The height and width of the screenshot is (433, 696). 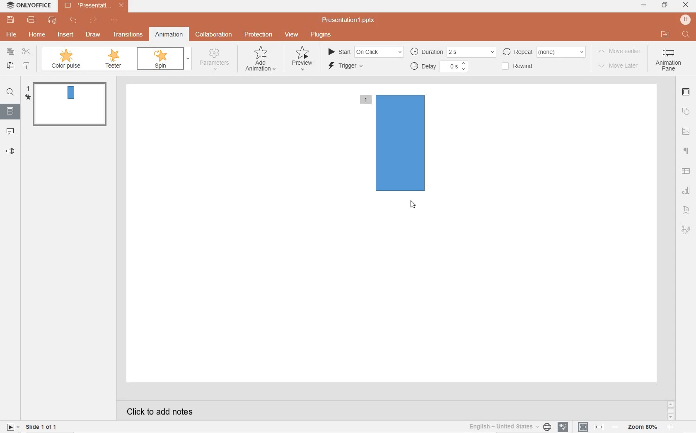 What do you see at coordinates (686, 112) in the screenshot?
I see `shape settings` at bounding box center [686, 112].